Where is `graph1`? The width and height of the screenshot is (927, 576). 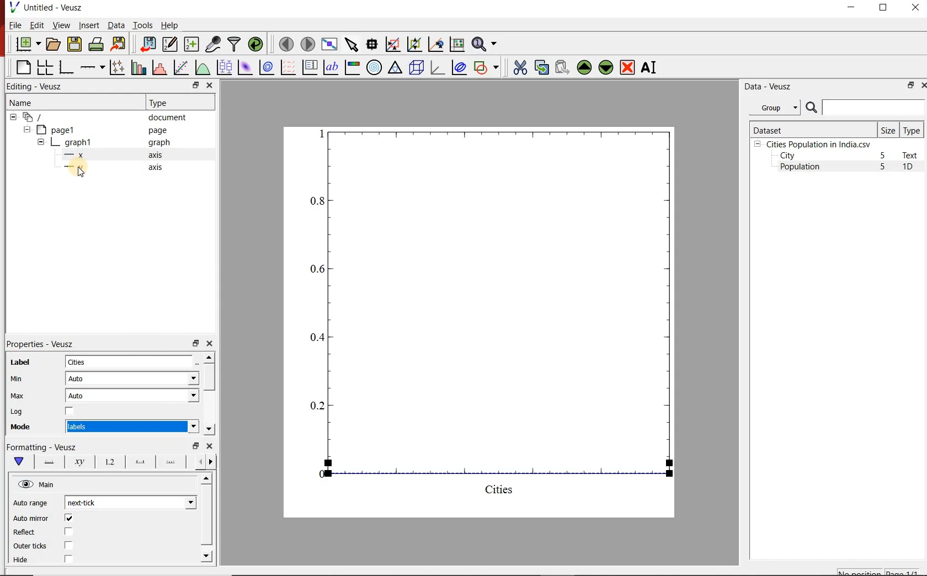 graph1 is located at coordinates (493, 319).